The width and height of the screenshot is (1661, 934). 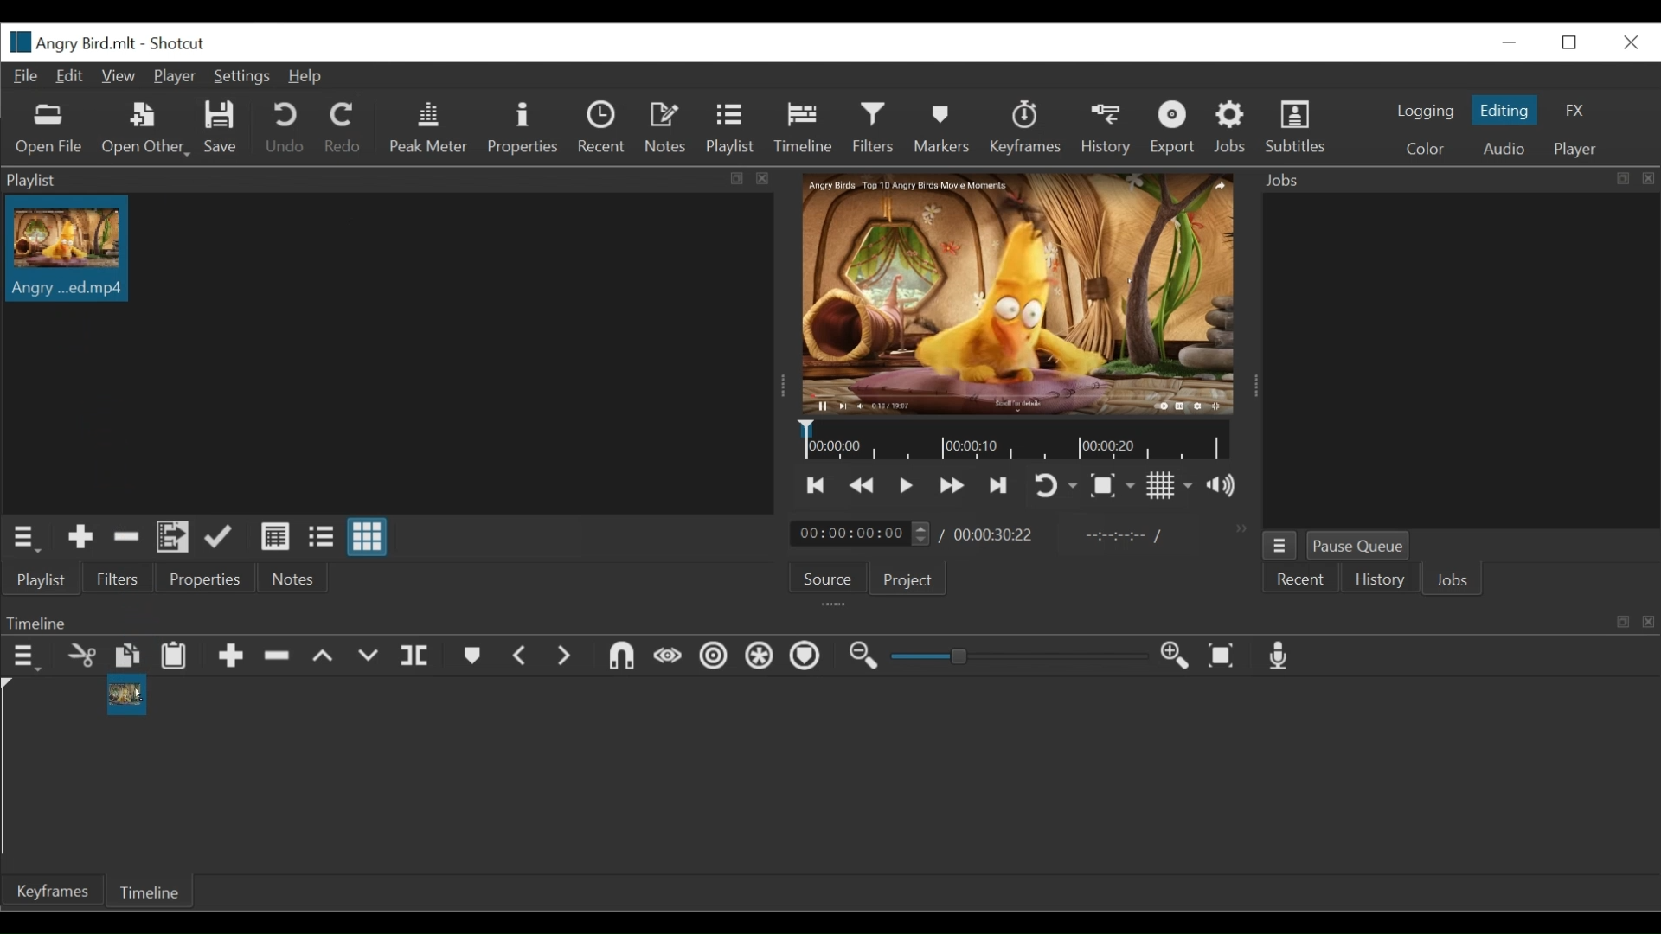 I want to click on Skip to the previous point, so click(x=818, y=484).